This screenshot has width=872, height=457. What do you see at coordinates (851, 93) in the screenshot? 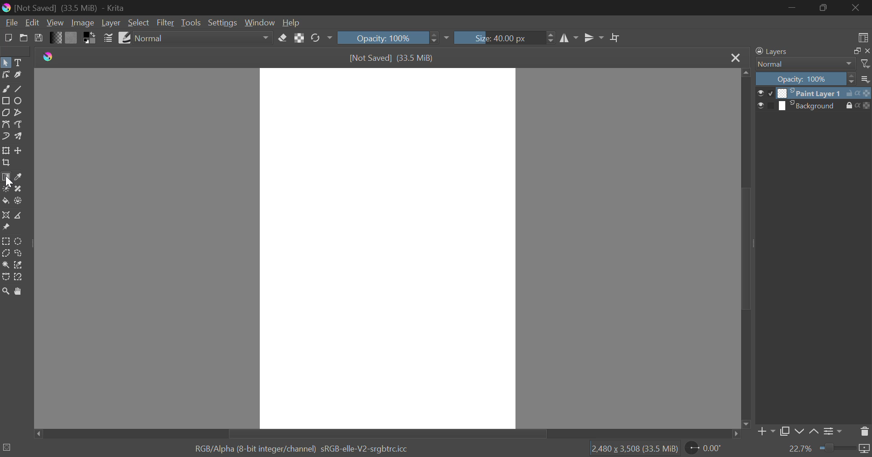
I see `unlock` at bounding box center [851, 93].